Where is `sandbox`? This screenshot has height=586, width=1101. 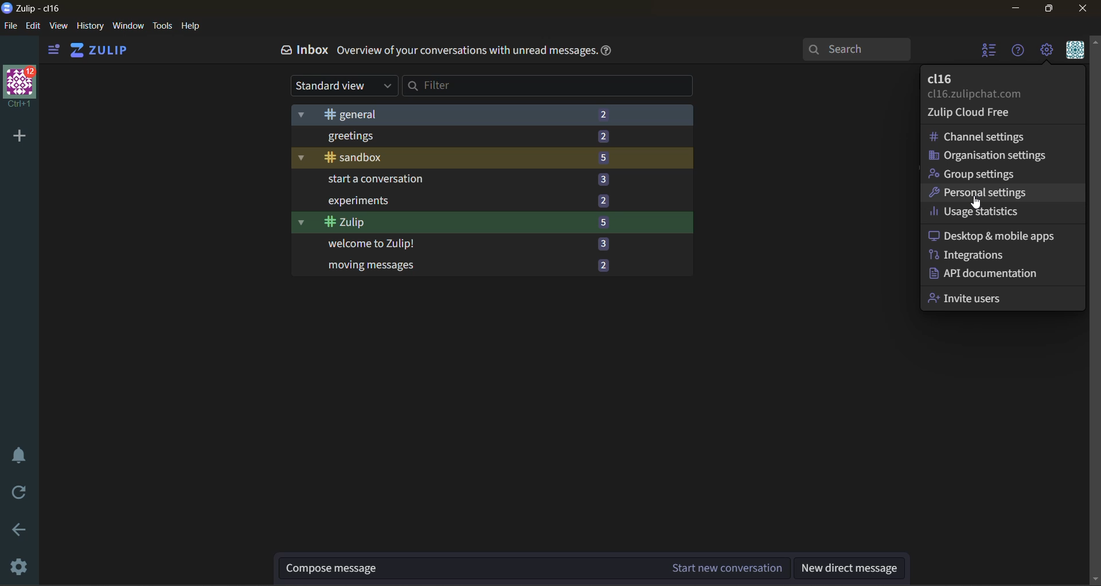 sandbox is located at coordinates (455, 158).